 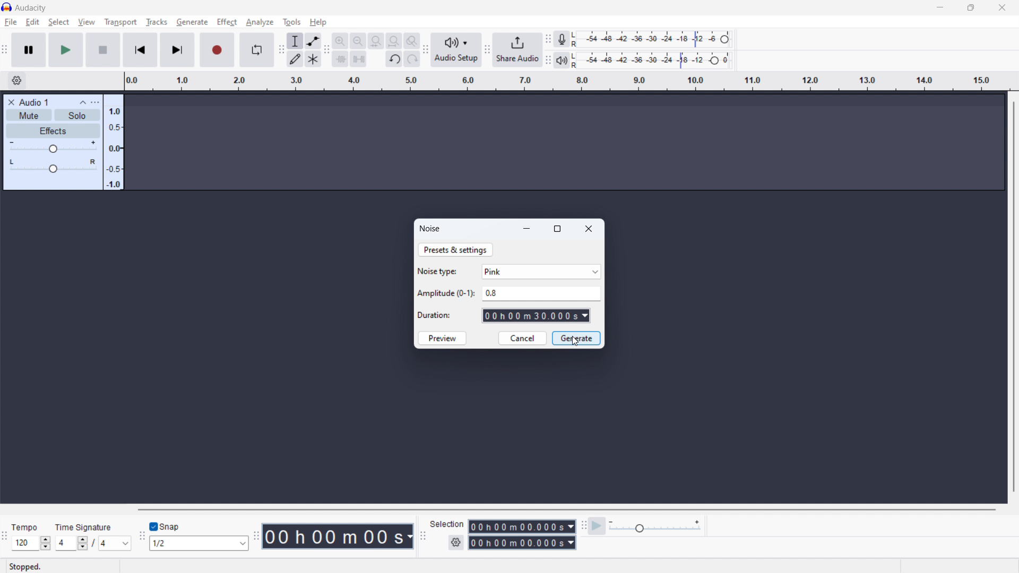 I want to click on cancel, so click(x=522, y=338).